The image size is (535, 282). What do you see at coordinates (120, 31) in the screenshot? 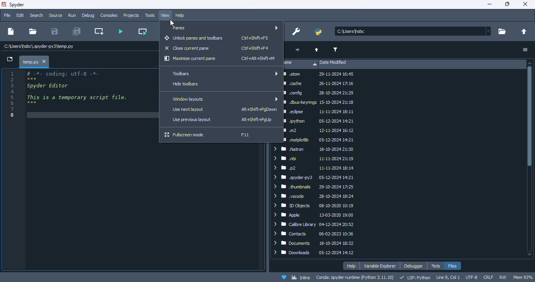
I see `run file` at bounding box center [120, 31].